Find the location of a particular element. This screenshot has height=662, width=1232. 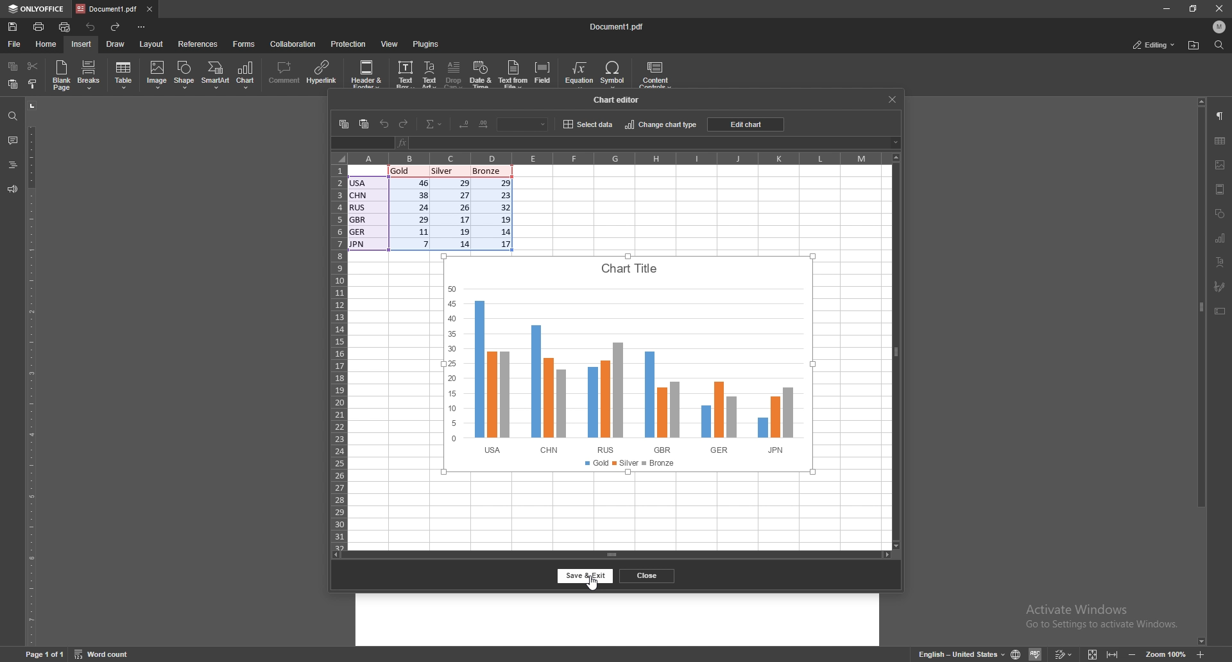

46 is located at coordinates (416, 183).